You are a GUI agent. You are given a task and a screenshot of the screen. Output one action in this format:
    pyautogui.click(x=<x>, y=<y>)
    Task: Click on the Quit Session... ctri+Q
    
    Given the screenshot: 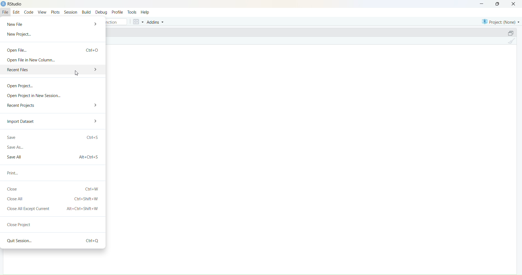 What is the action you would take?
    pyautogui.click(x=52, y=241)
    